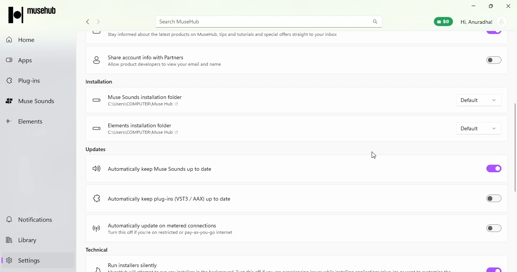 This screenshot has height=272, width=517. Describe the element at coordinates (97, 198) in the screenshot. I see `logo` at that location.